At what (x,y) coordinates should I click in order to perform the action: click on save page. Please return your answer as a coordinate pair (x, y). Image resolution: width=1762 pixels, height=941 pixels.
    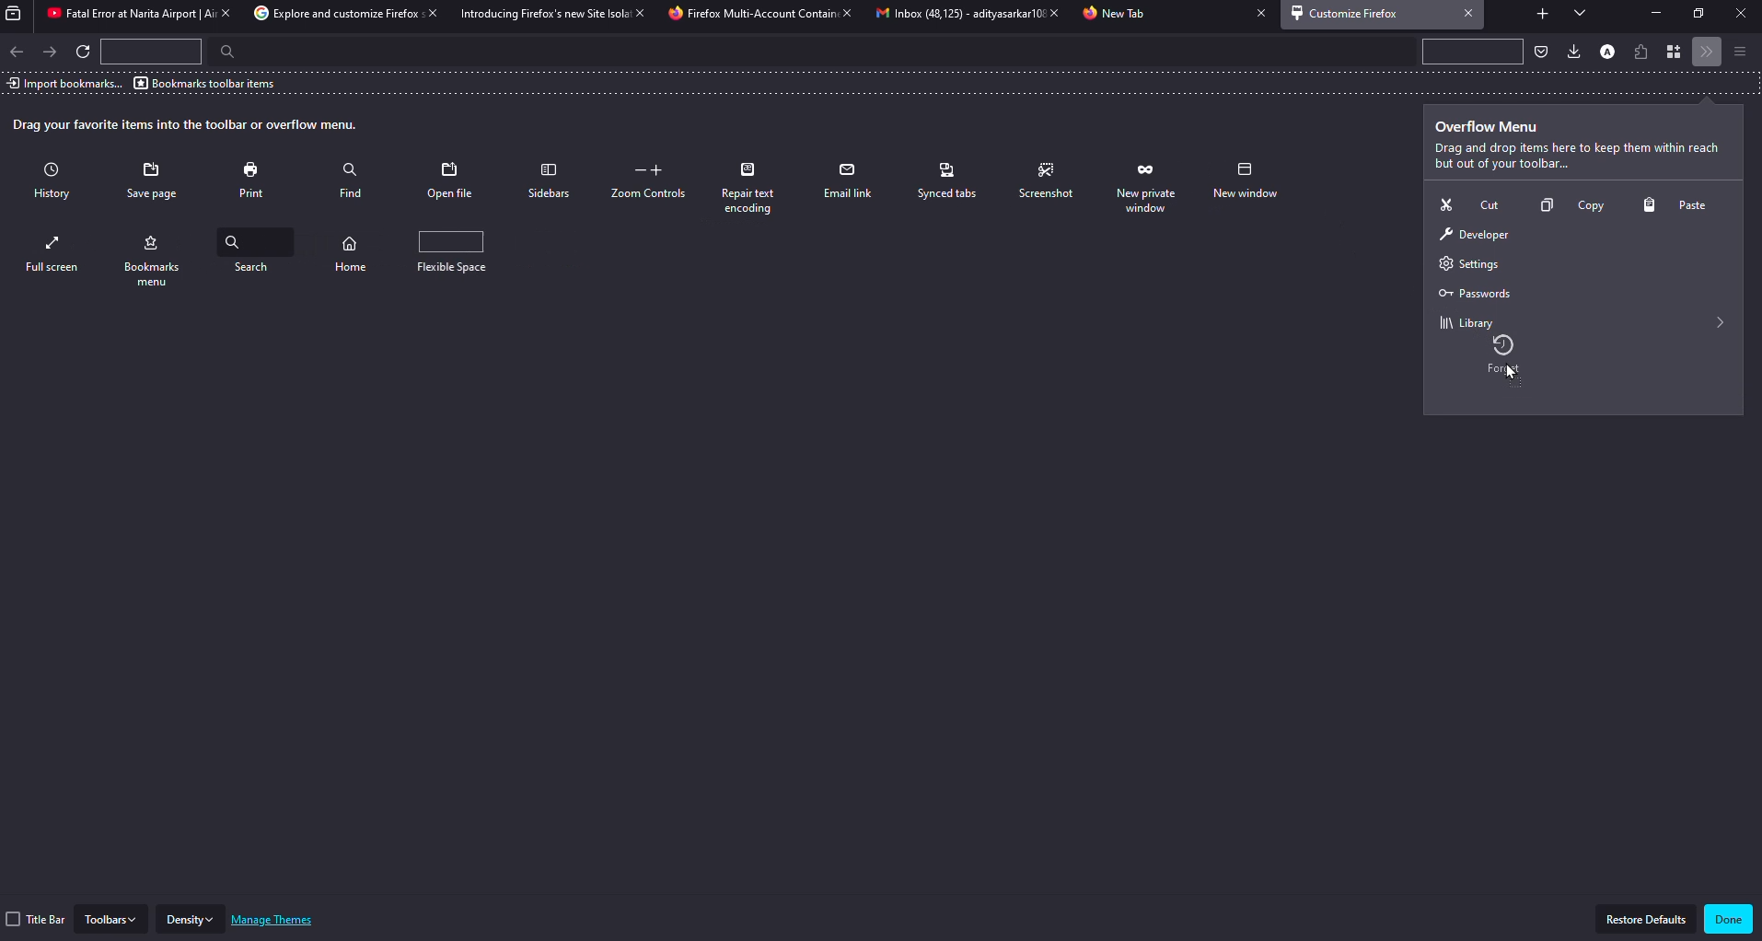
    Looking at the image, I should click on (156, 181).